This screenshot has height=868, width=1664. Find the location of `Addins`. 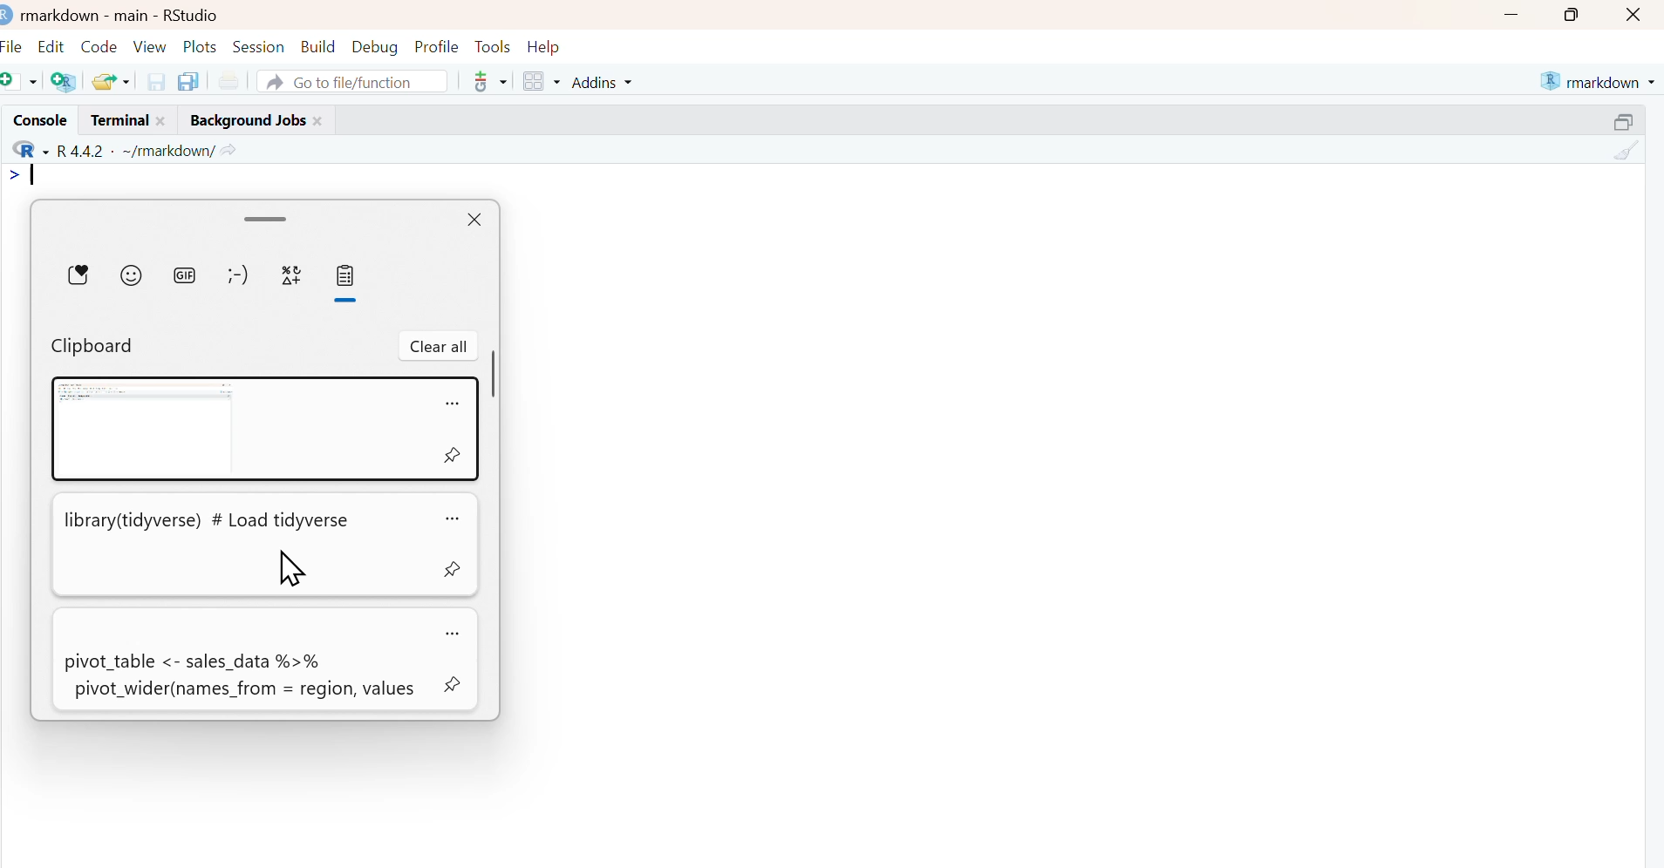

Addins is located at coordinates (605, 82).